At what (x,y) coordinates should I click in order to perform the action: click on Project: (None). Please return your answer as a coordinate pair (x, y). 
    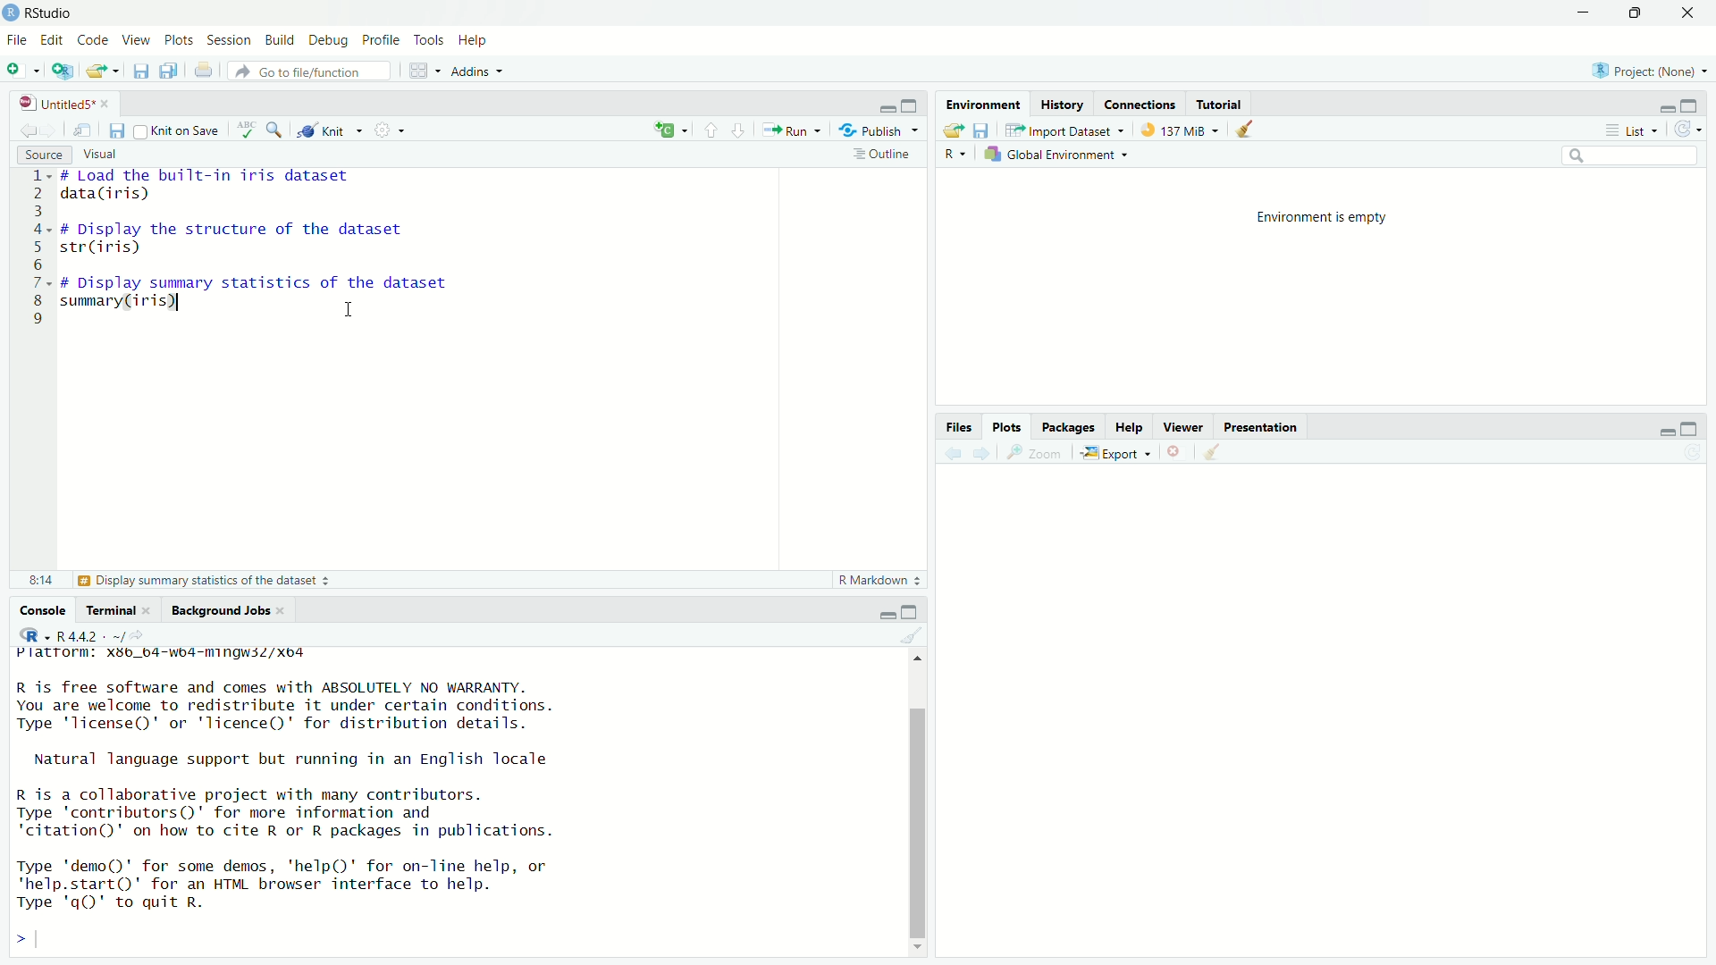
    Looking at the image, I should click on (1651, 71).